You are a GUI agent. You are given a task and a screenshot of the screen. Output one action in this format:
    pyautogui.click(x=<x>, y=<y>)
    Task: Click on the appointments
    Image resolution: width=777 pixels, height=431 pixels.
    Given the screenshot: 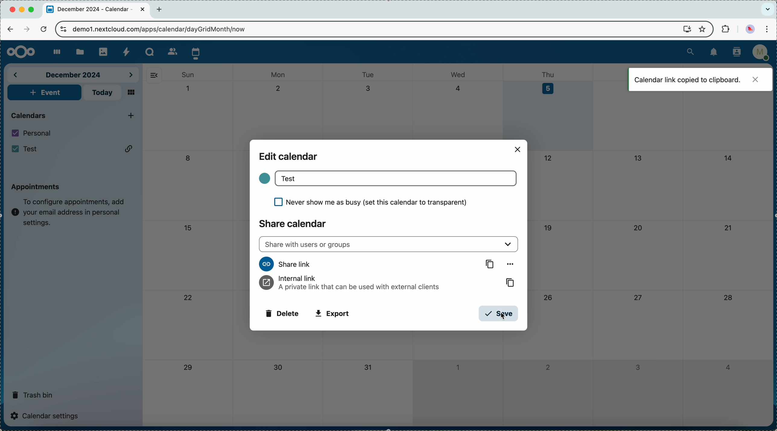 What is the action you would take?
    pyautogui.click(x=36, y=185)
    